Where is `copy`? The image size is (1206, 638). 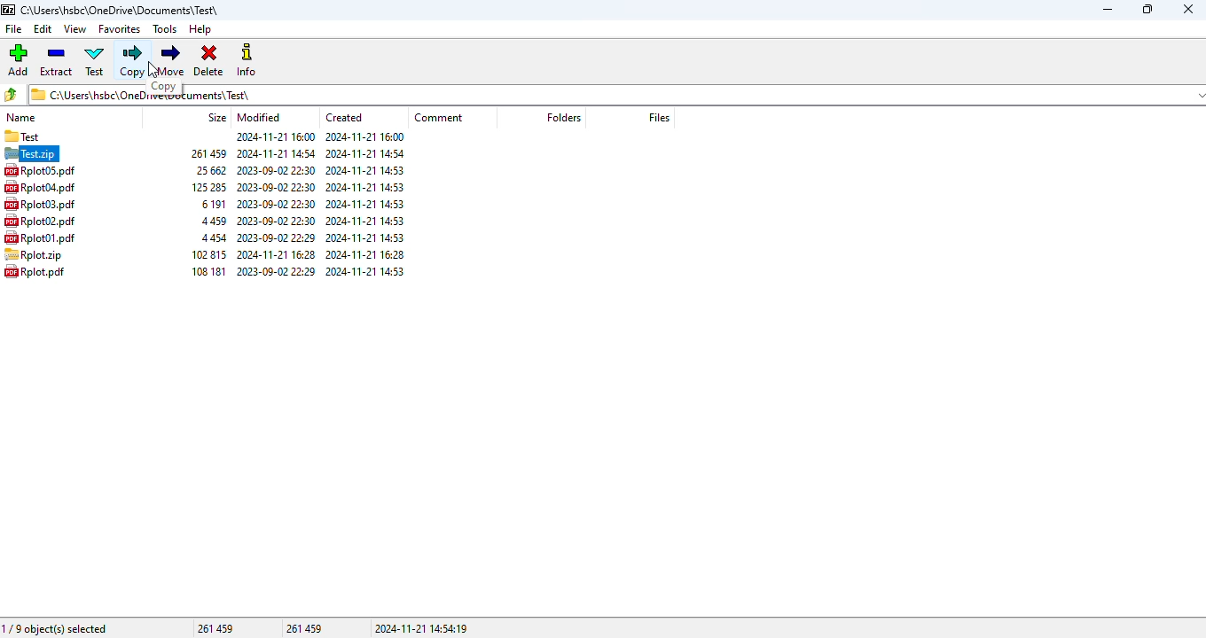 copy is located at coordinates (133, 60).